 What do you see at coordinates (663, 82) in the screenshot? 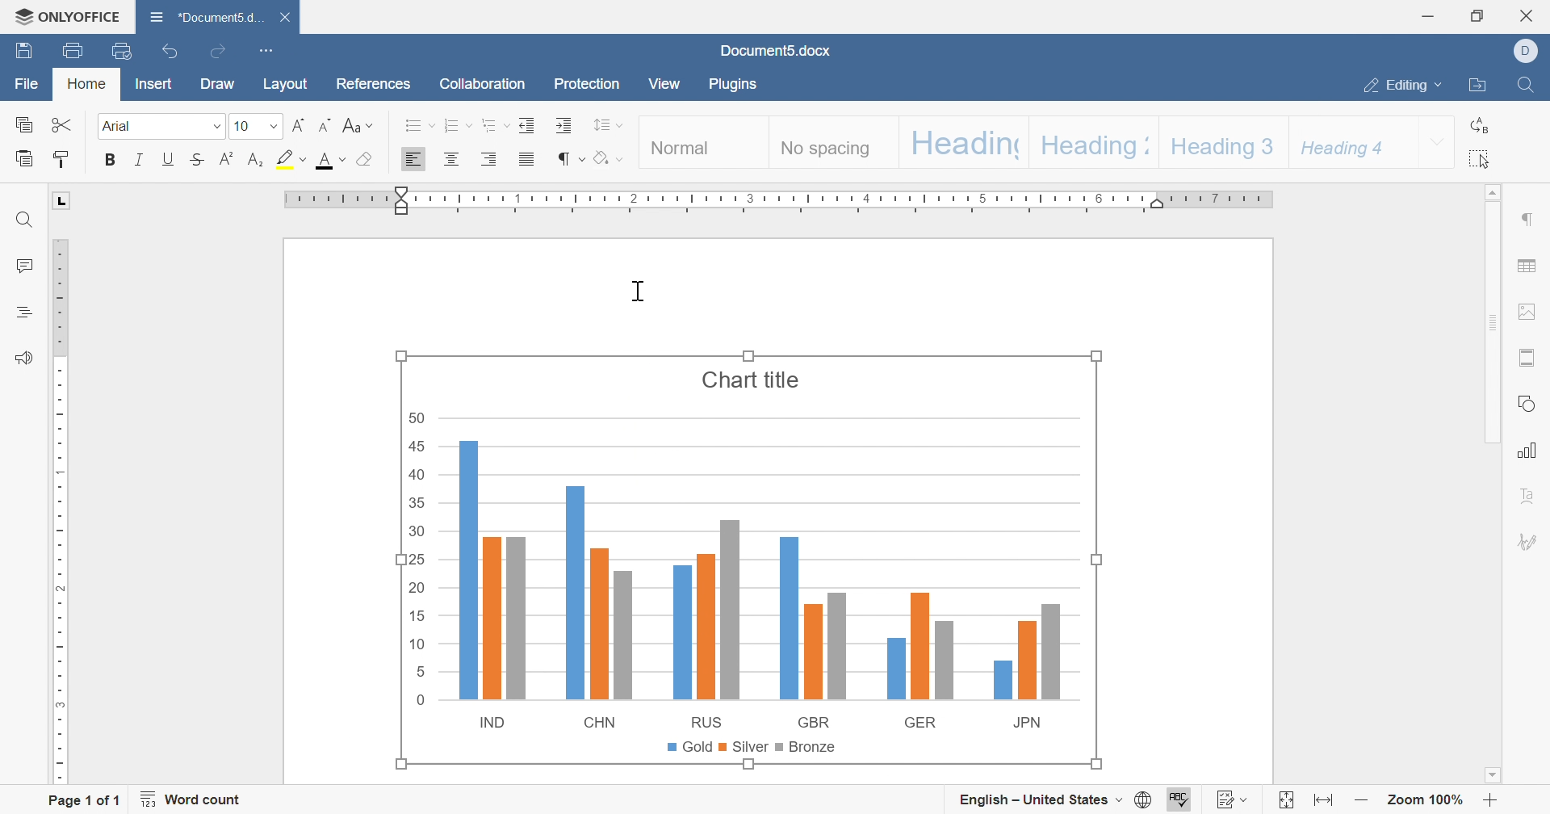
I see `view` at bounding box center [663, 82].